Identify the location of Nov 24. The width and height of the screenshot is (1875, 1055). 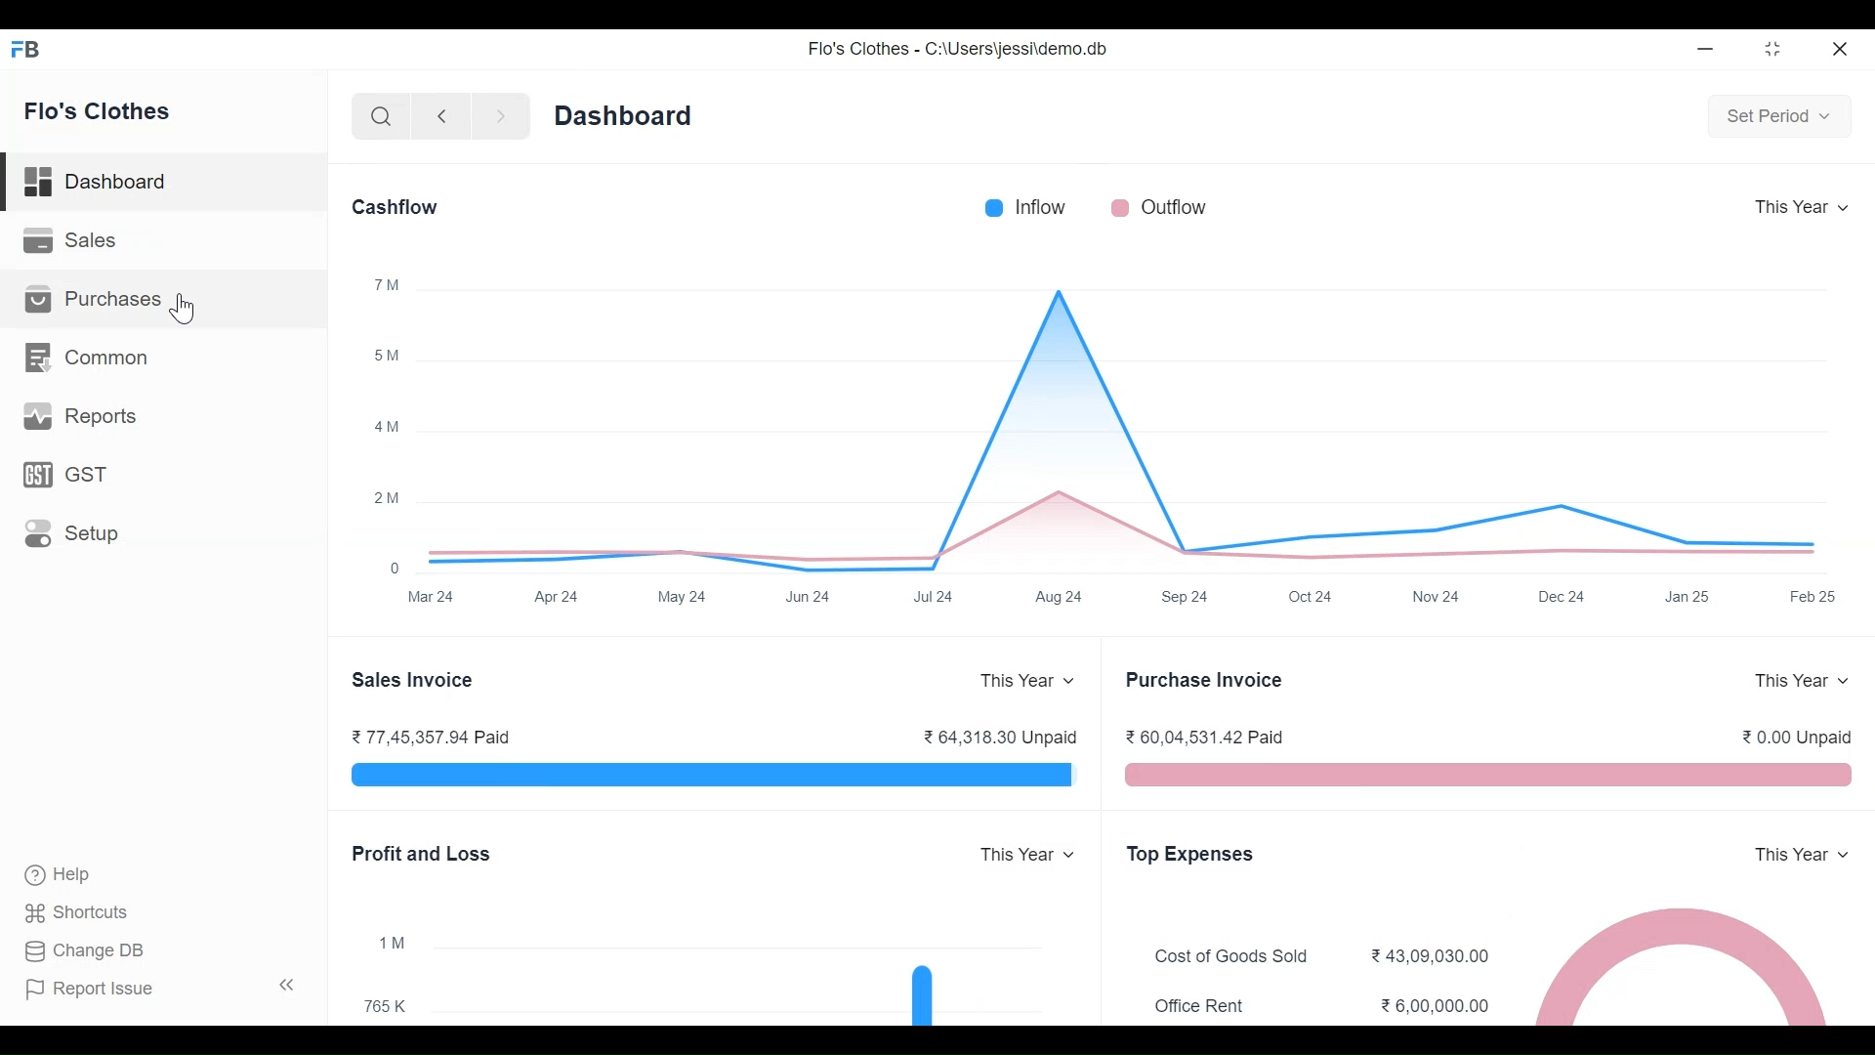
(1439, 599).